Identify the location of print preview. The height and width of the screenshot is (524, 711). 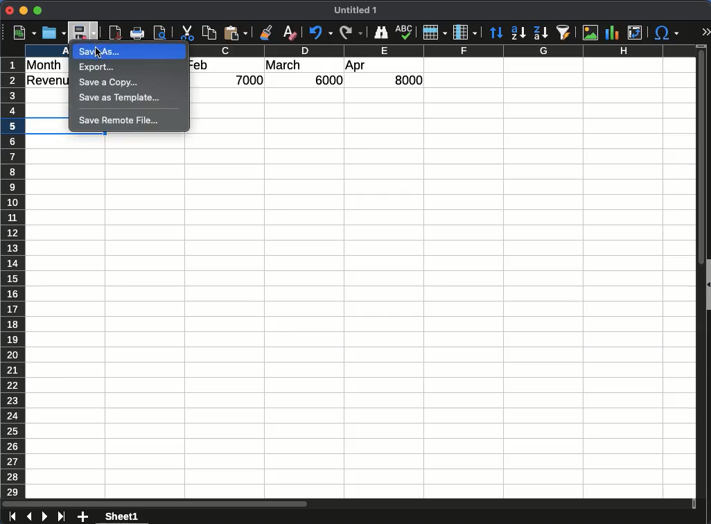
(161, 34).